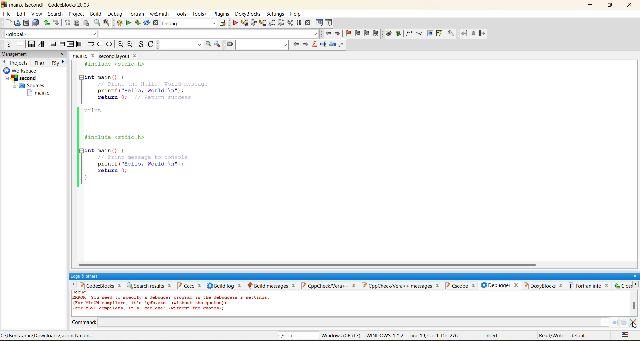 The height and width of the screenshot is (341, 640). Describe the element at coordinates (544, 286) in the screenshot. I see `doxyblocks` at that location.